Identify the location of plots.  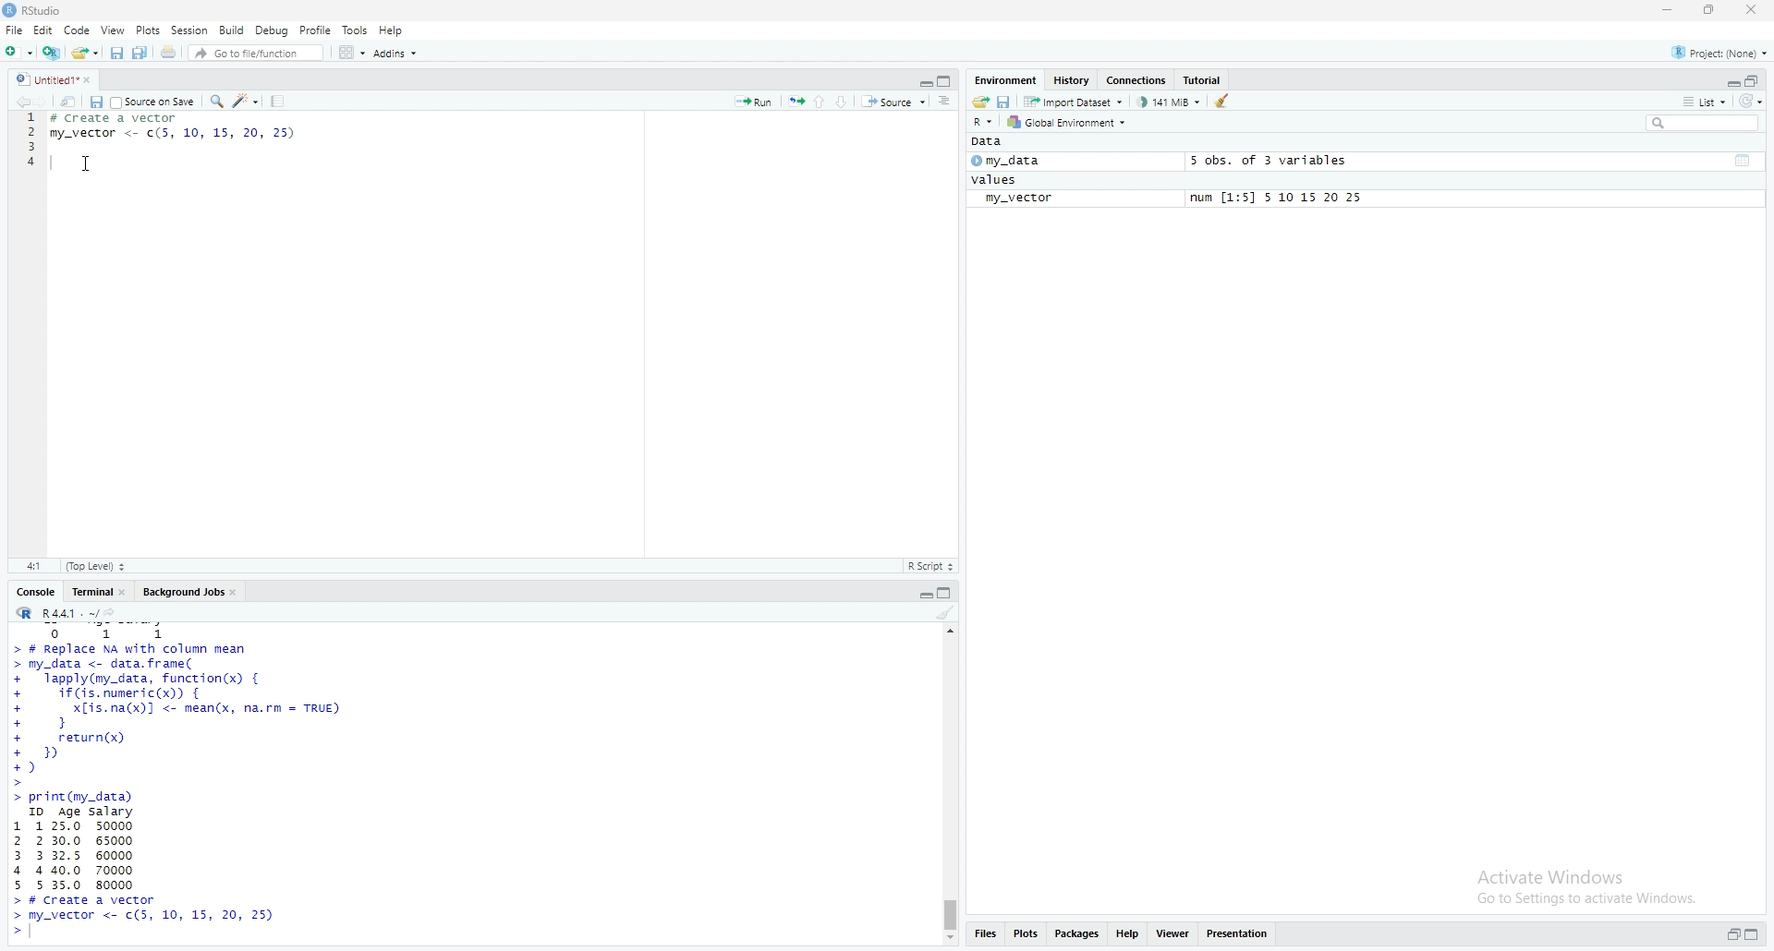
(1027, 933).